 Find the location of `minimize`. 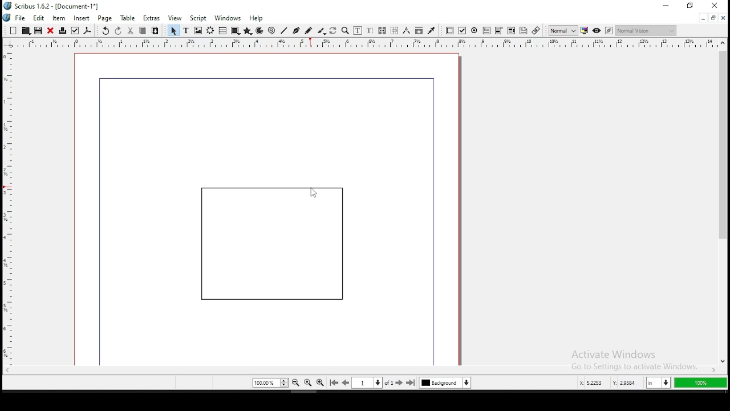

minimize is located at coordinates (703, 19).